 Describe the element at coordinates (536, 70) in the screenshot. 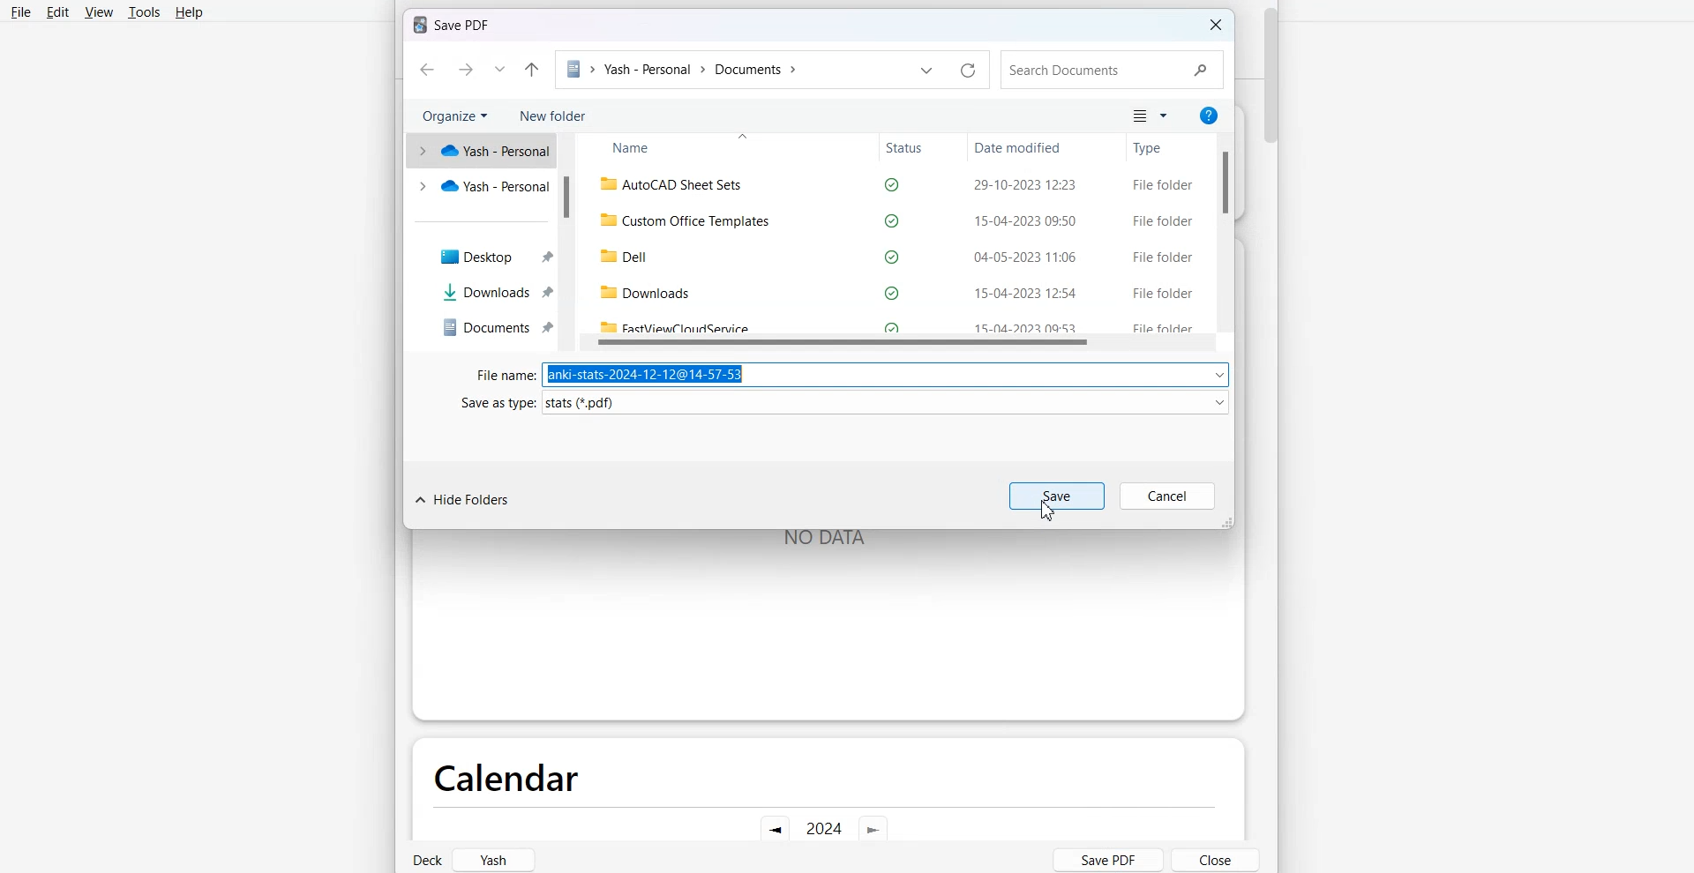

I see `Up to` at that location.